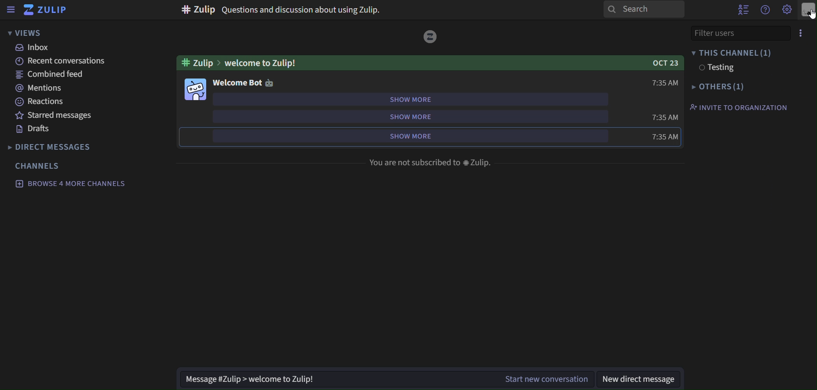 This screenshot has height=390, width=817. What do you see at coordinates (431, 162) in the screenshot?
I see `You are not subscribed to #Zulip` at bounding box center [431, 162].